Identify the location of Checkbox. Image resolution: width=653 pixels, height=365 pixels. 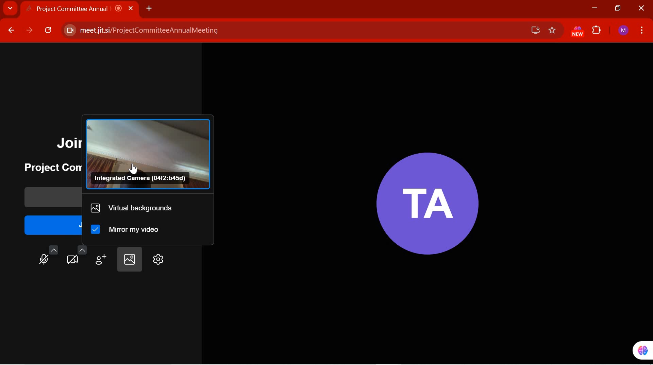
(95, 229).